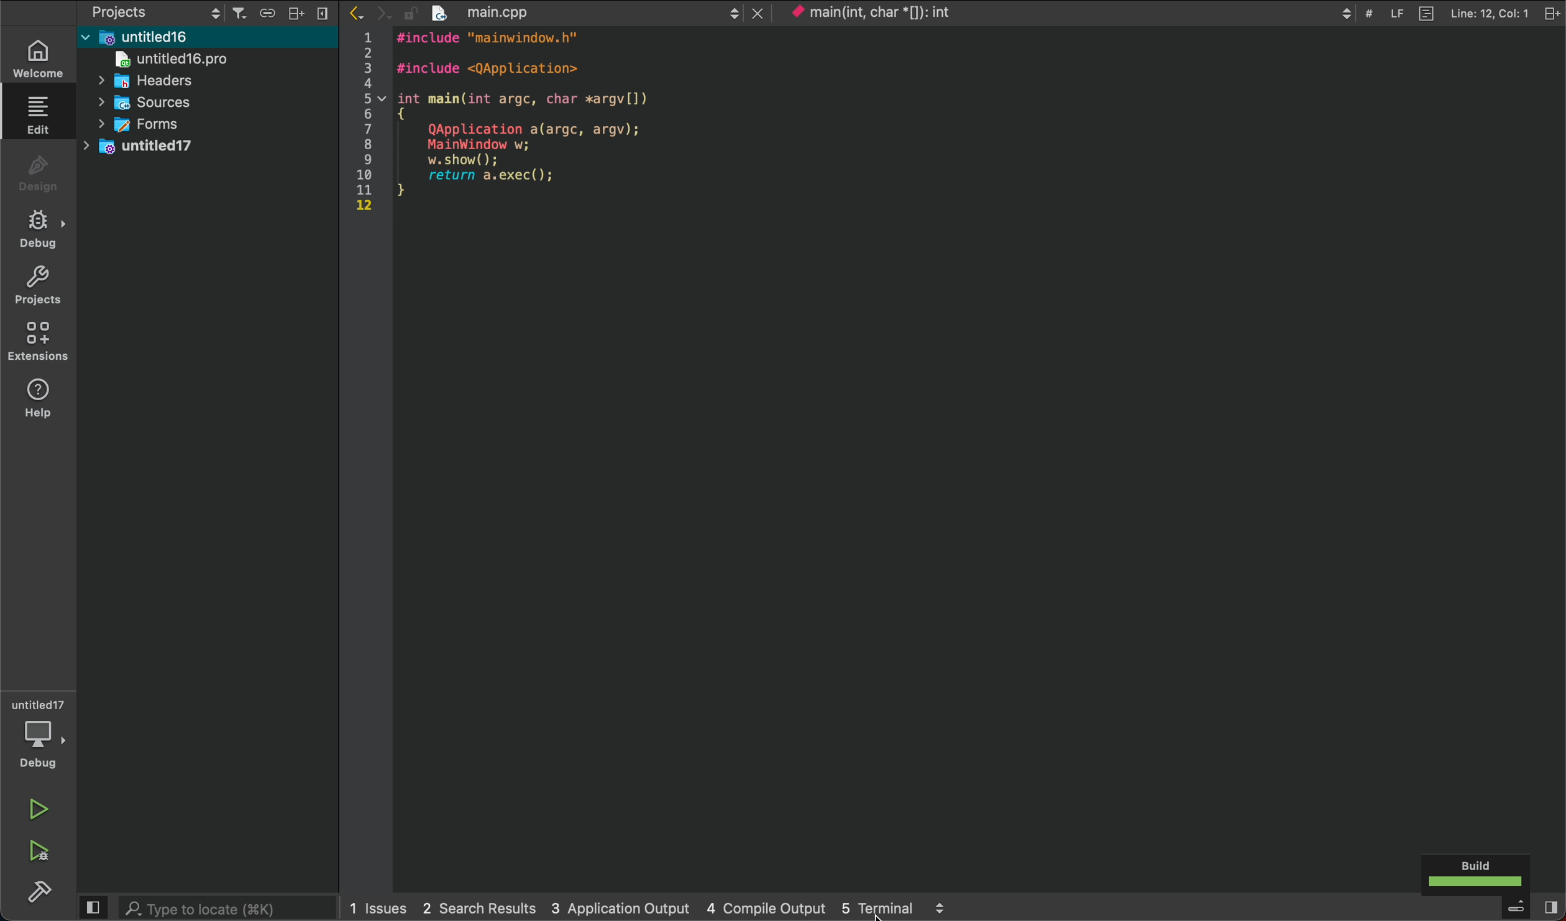 The image size is (1566, 921). Describe the element at coordinates (35, 851) in the screenshot. I see `run and debug` at that location.